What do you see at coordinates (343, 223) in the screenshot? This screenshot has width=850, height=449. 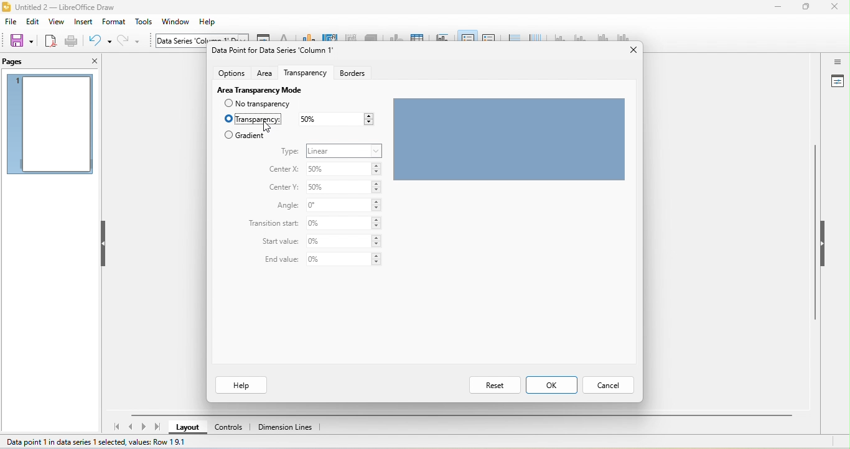 I see `transition start-0%` at bounding box center [343, 223].